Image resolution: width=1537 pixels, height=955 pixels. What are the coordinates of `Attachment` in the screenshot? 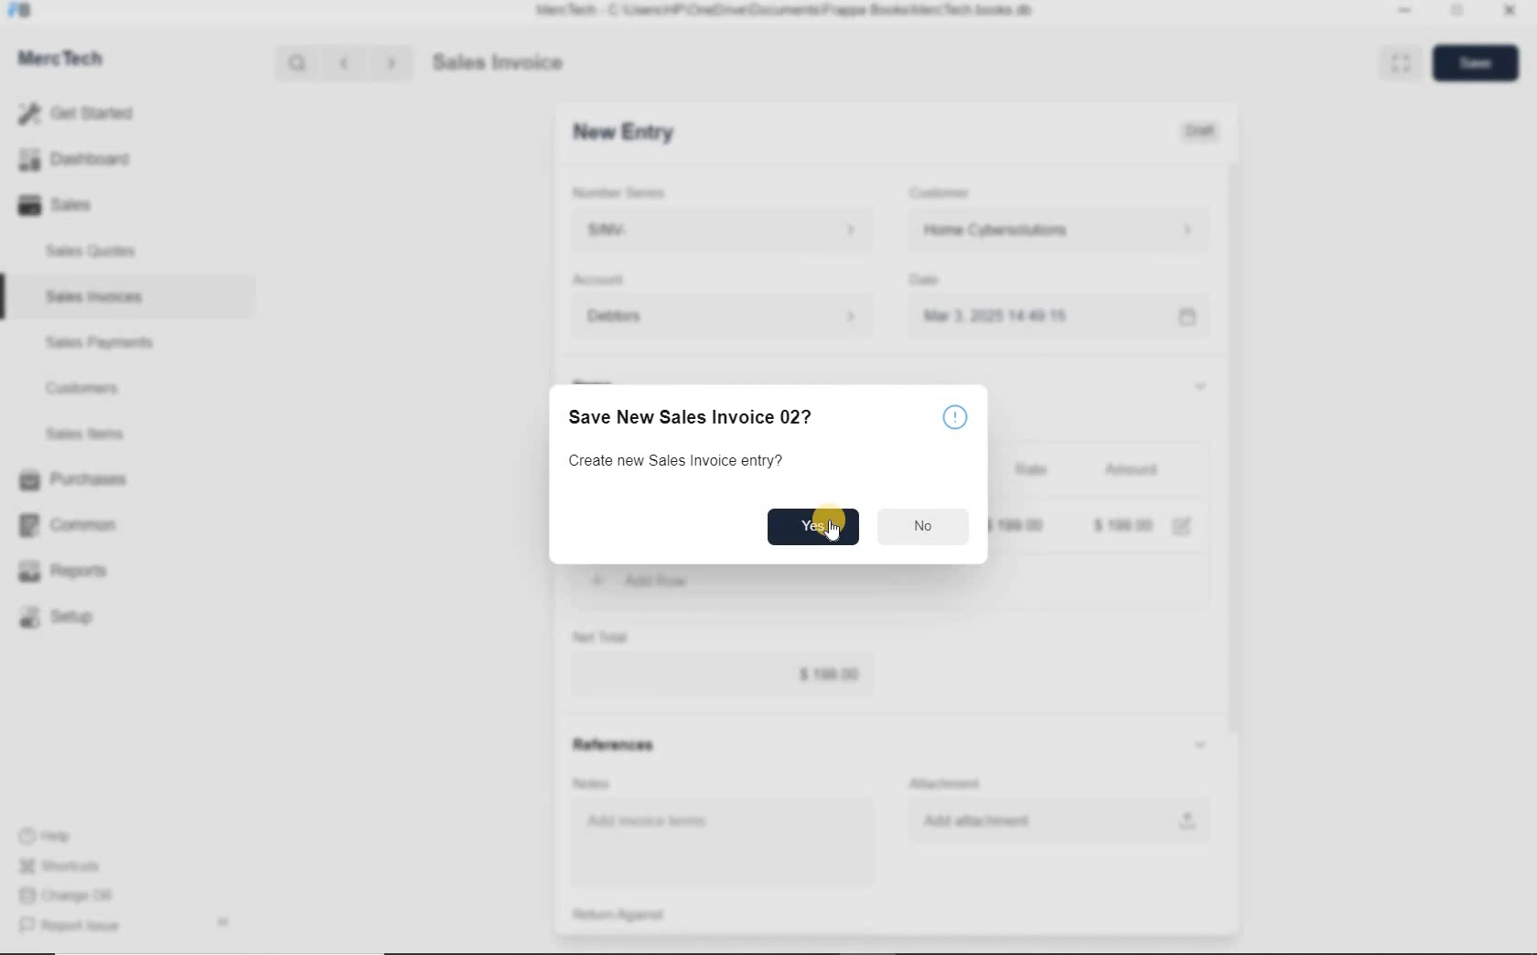 It's located at (949, 784).